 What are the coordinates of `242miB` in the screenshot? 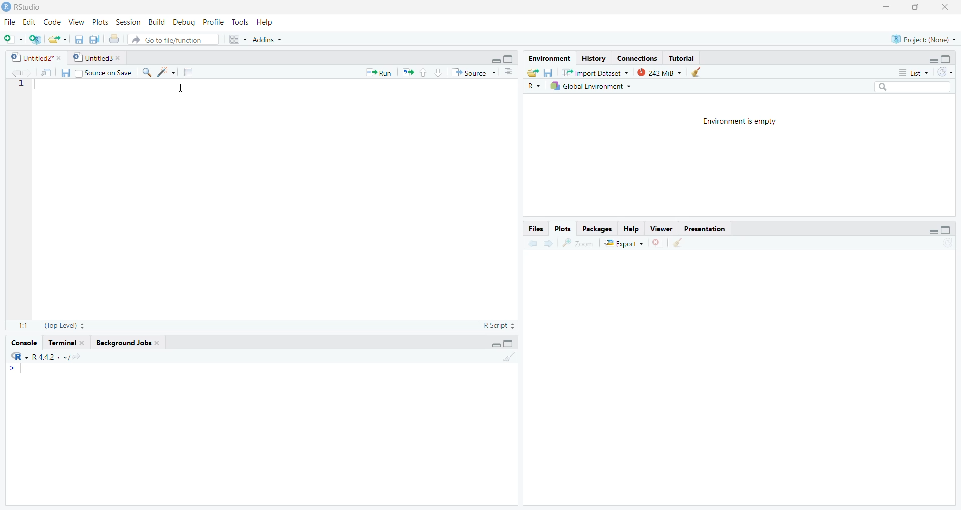 It's located at (659, 72).